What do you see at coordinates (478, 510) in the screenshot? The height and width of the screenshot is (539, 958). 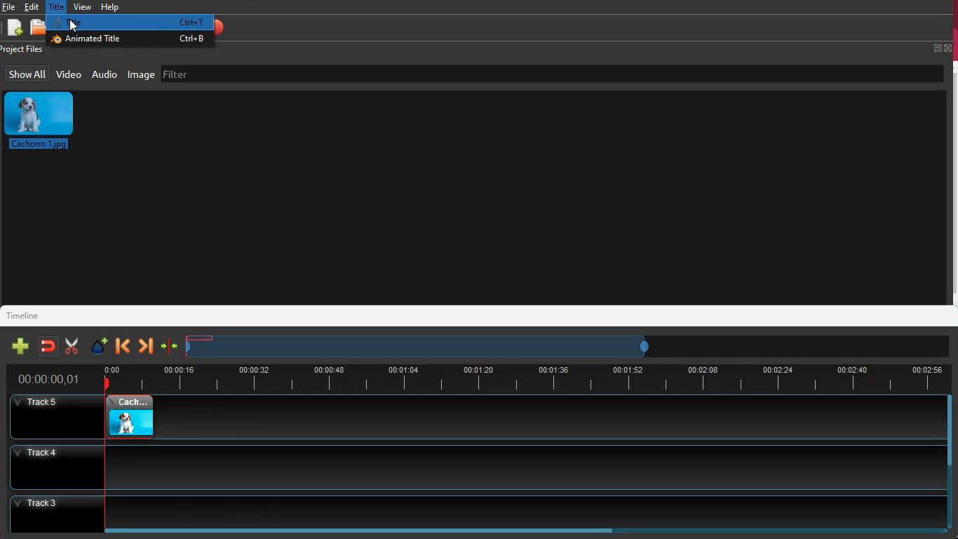 I see `Track 3` at bounding box center [478, 510].